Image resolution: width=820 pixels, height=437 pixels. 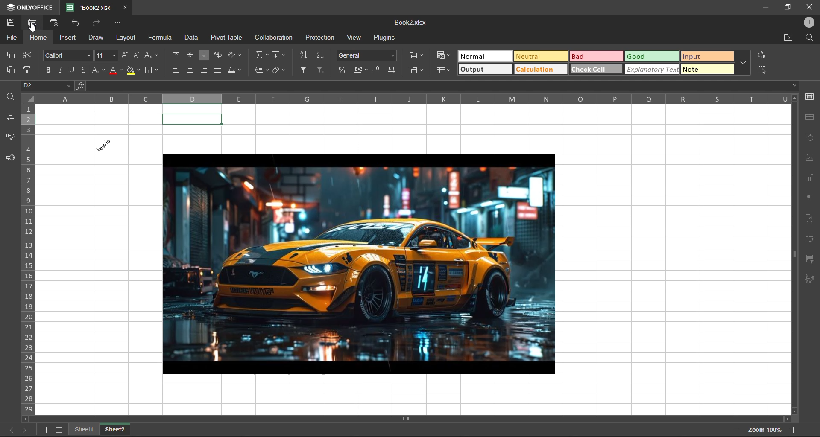 I want to click on customize quick access toolbar, so click(x=118, y=23).